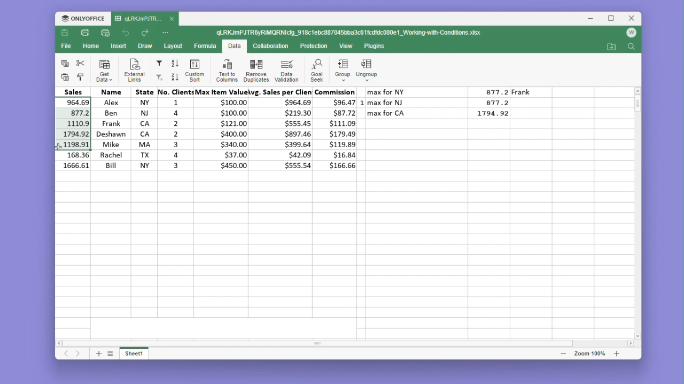 The width and height of the screenshot is (684, 384). What do you see at coordinates (79, 354) in the screenshot?
I see `next sheet` at bounding box center [79, 354].